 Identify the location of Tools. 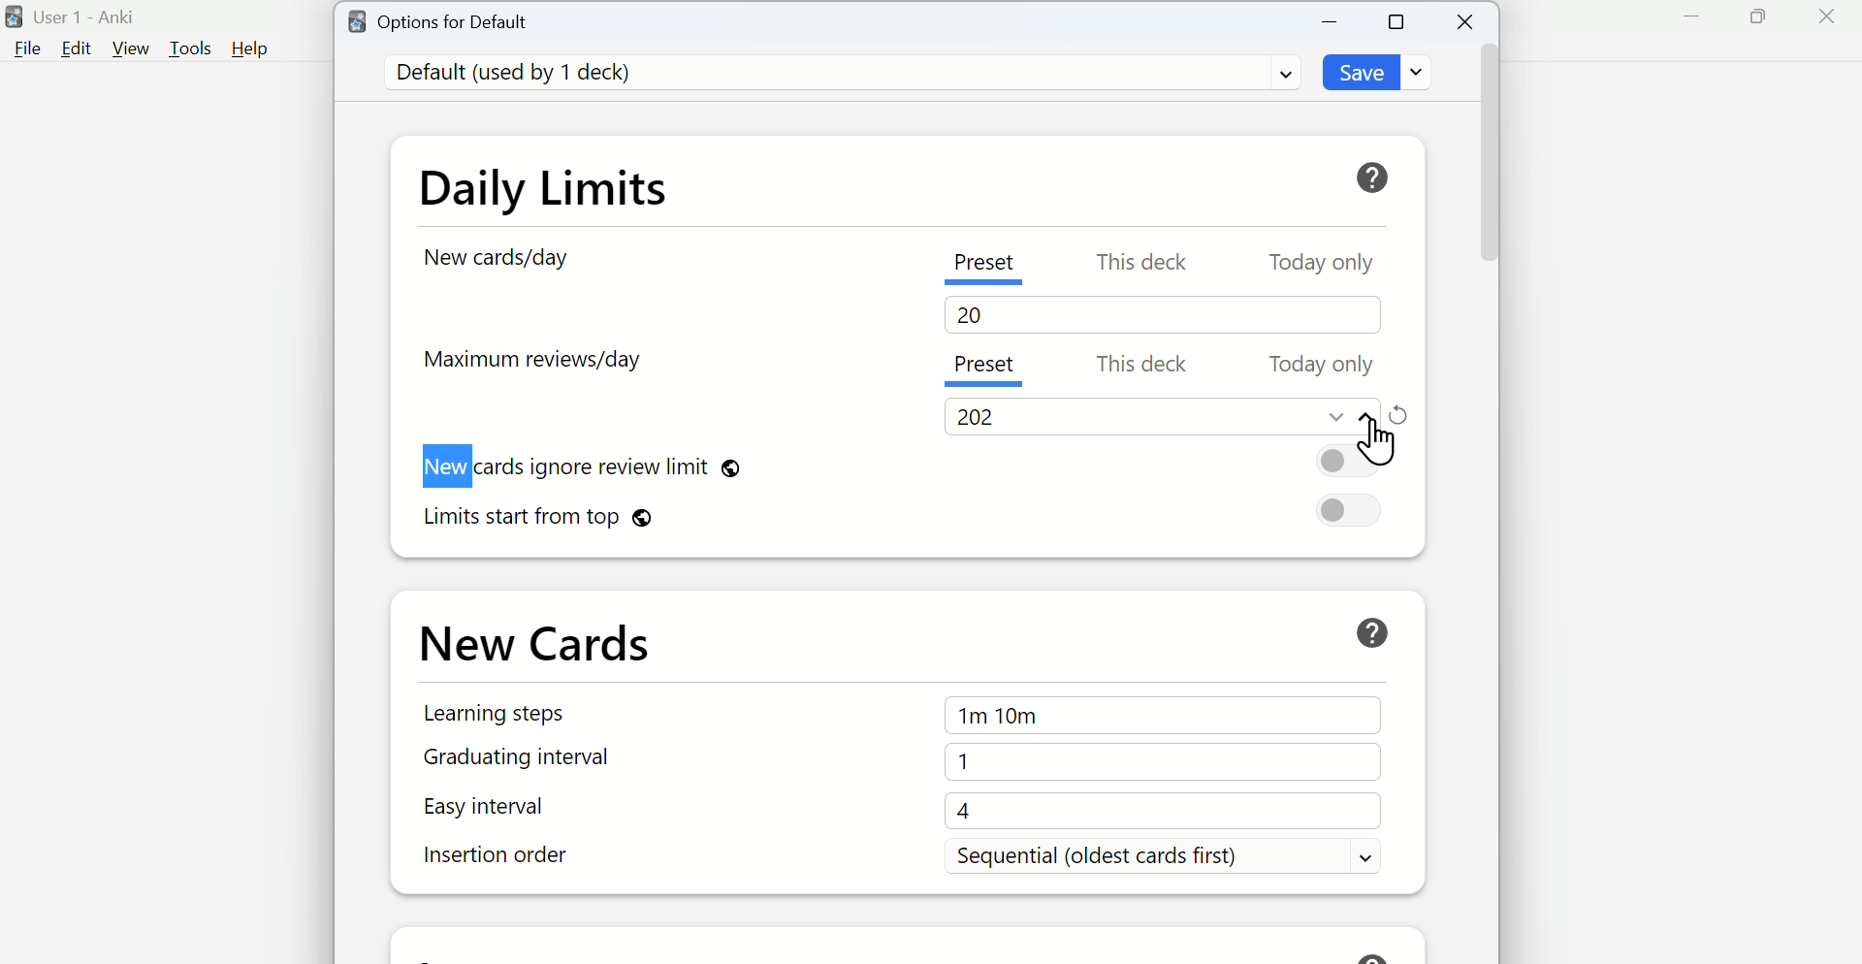
(193, 48).